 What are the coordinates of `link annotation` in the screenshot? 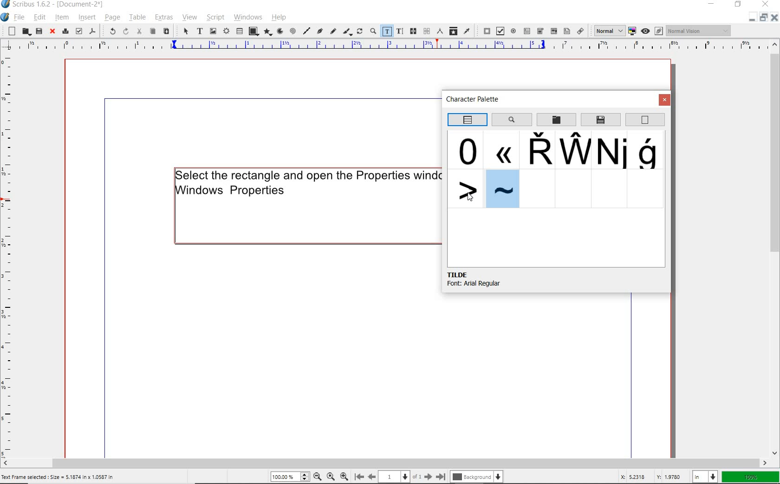 It's located at (581, 31).